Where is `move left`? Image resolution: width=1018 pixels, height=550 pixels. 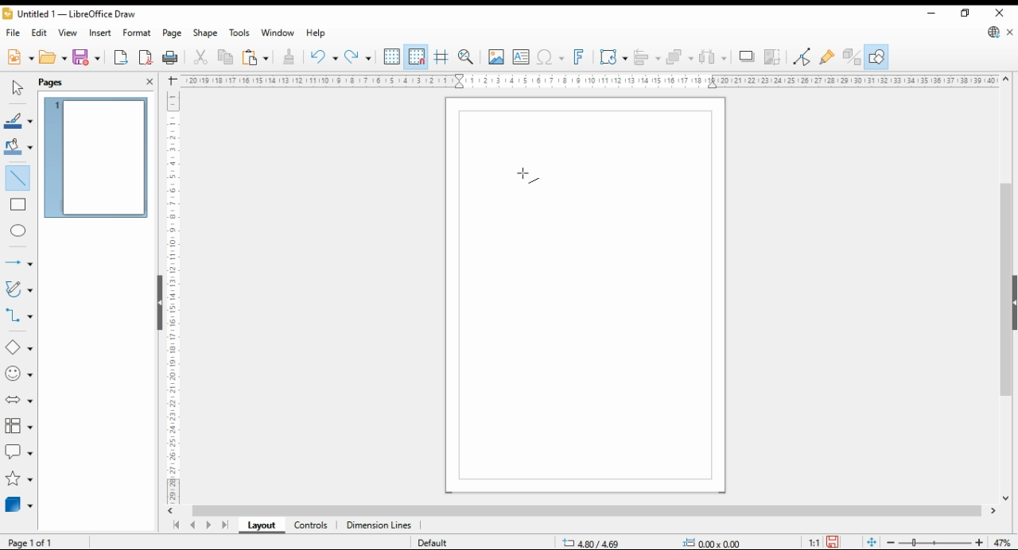 move left is located at coordinates (173, 511).